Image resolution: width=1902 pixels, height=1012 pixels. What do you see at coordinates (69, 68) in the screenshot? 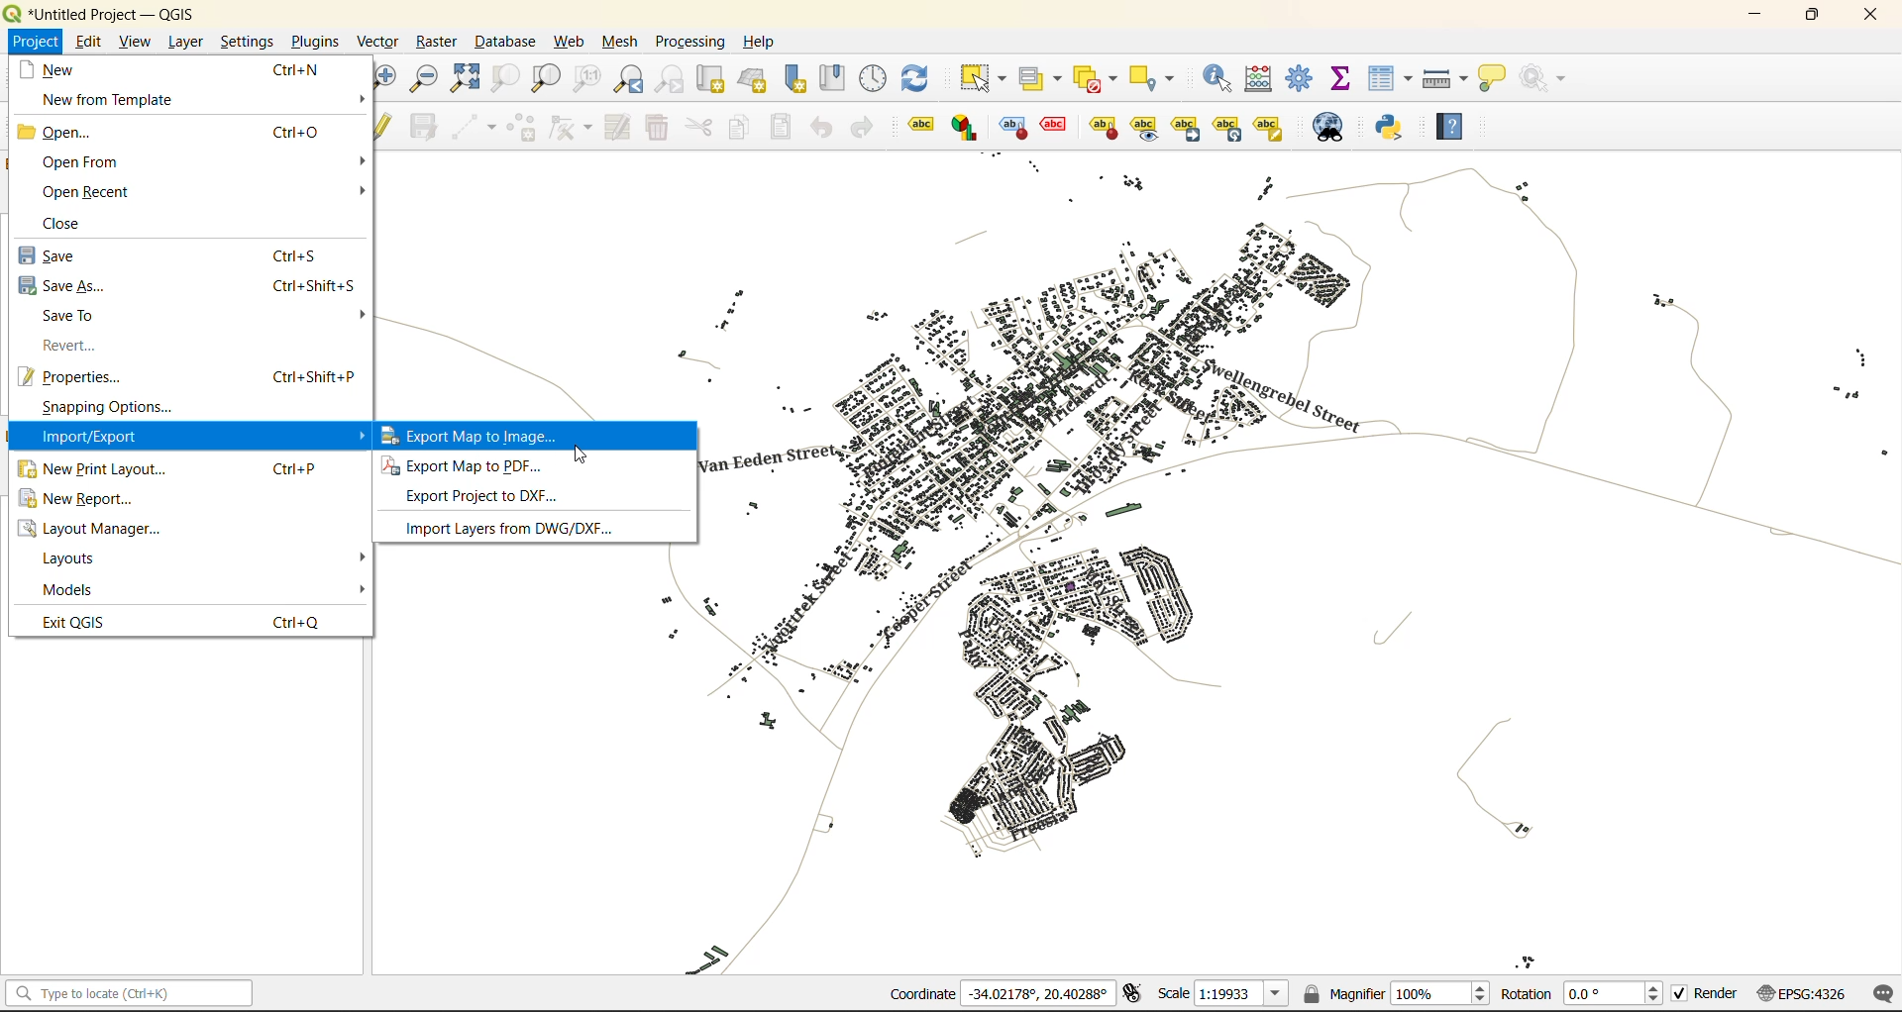
I see `new` at bounding box center [69, 68].